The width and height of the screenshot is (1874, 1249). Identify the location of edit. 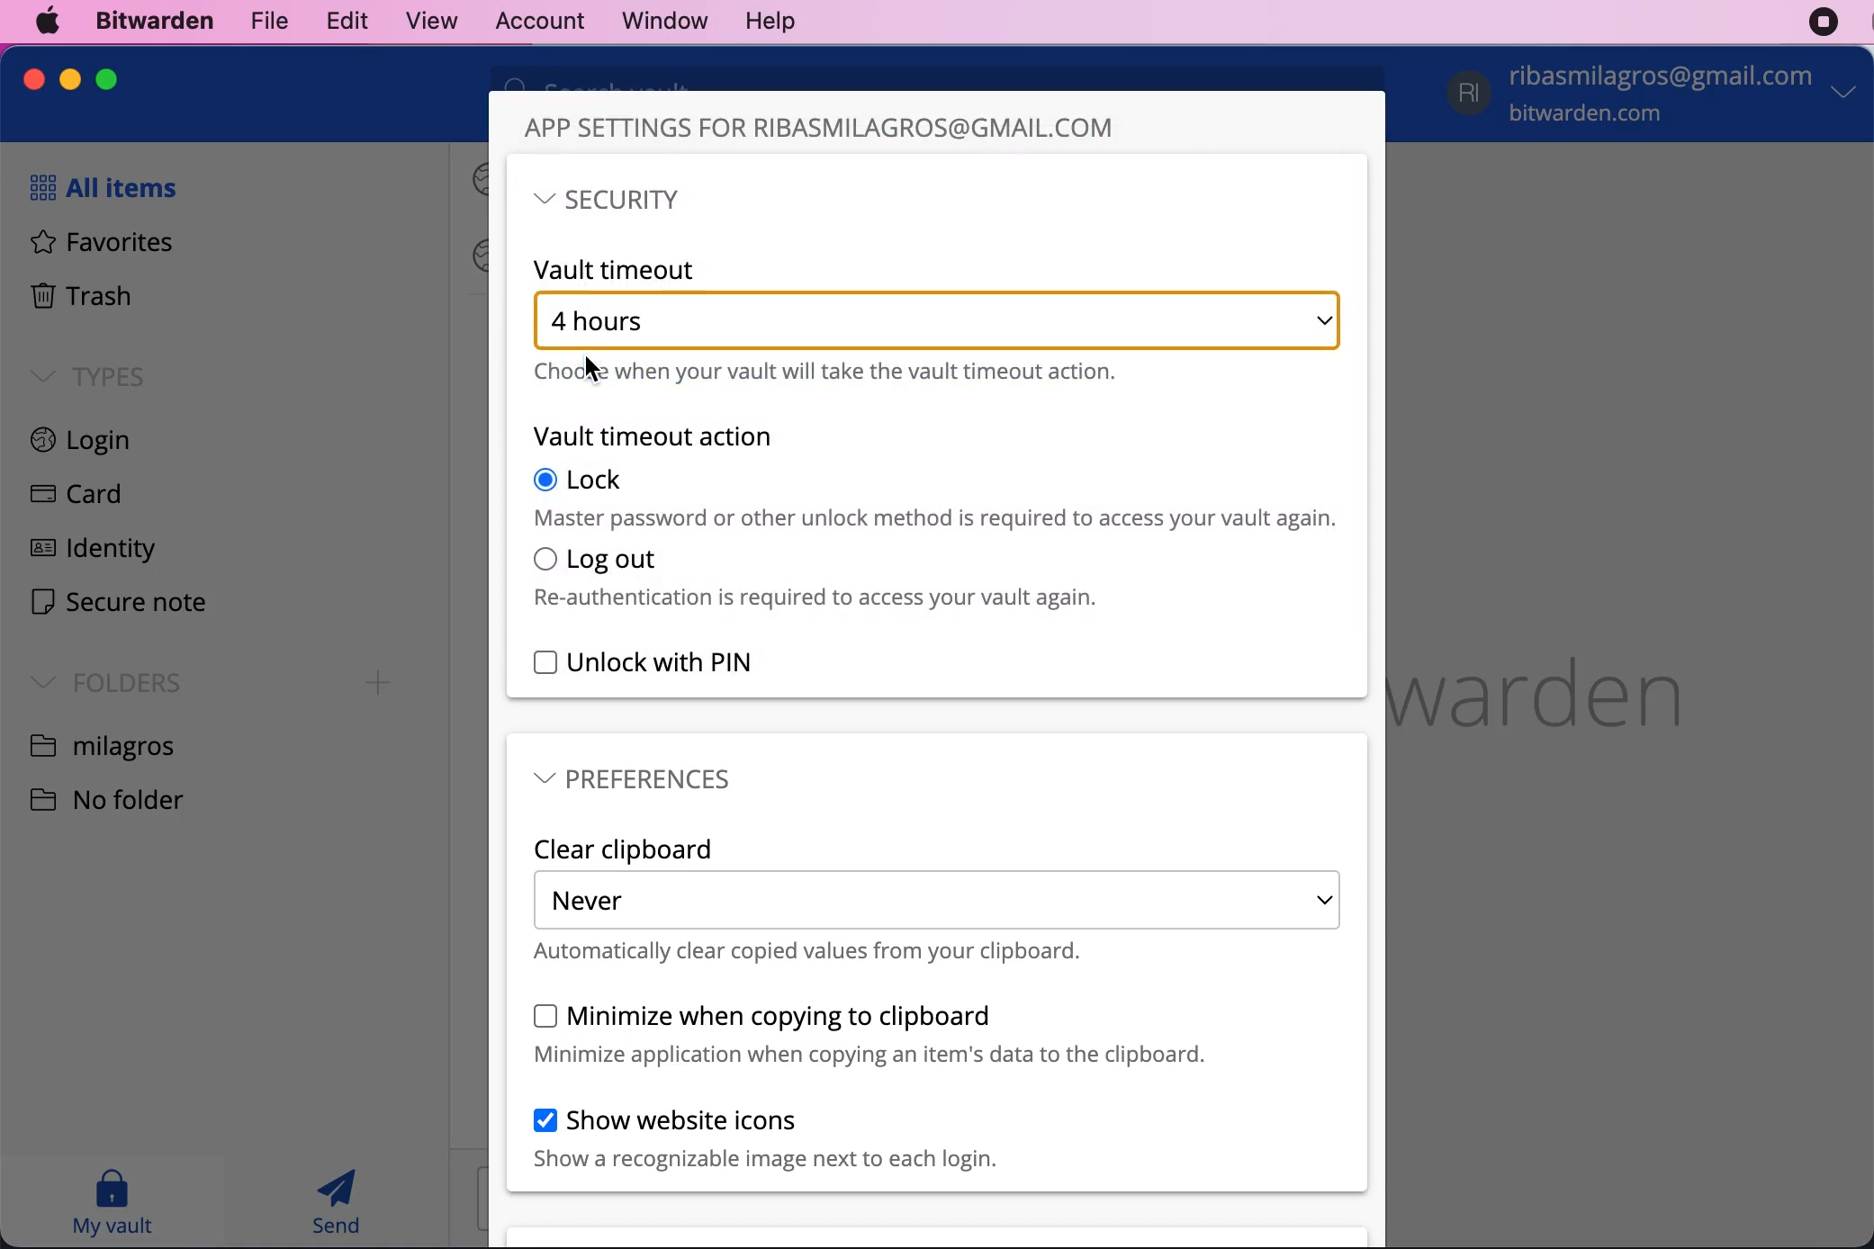
(341, 20).